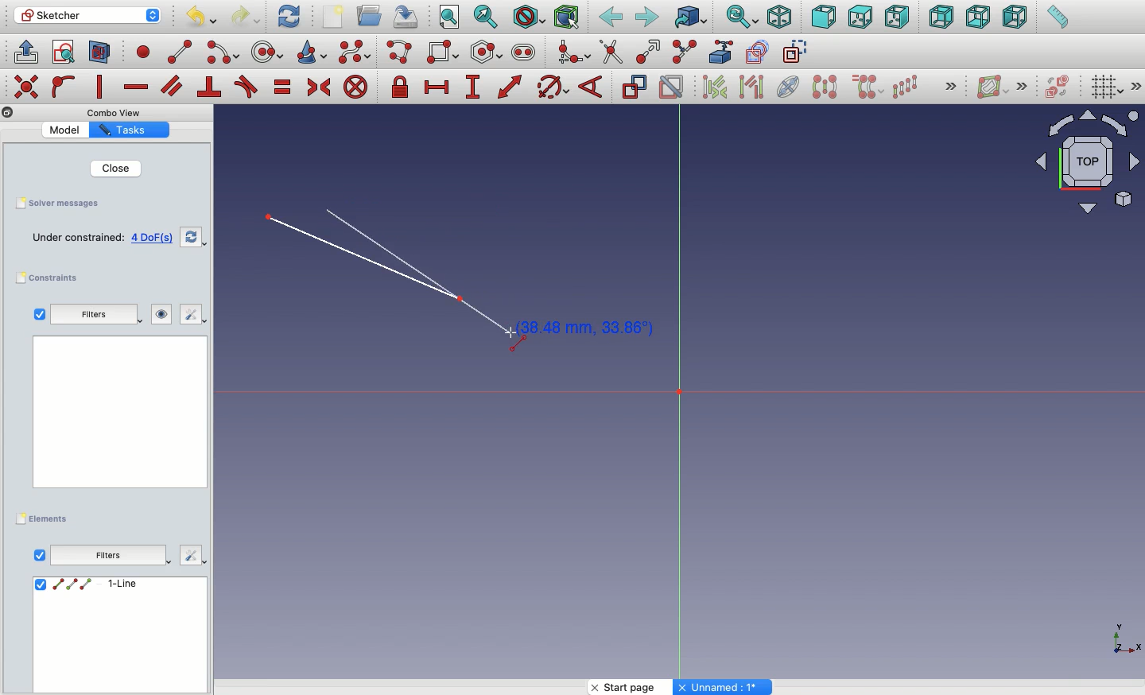 The height and width of the screenshot is (695, 1145). Describe the element at coordinates (719, 51) in the screenshot. I see `External geometry` at that location.